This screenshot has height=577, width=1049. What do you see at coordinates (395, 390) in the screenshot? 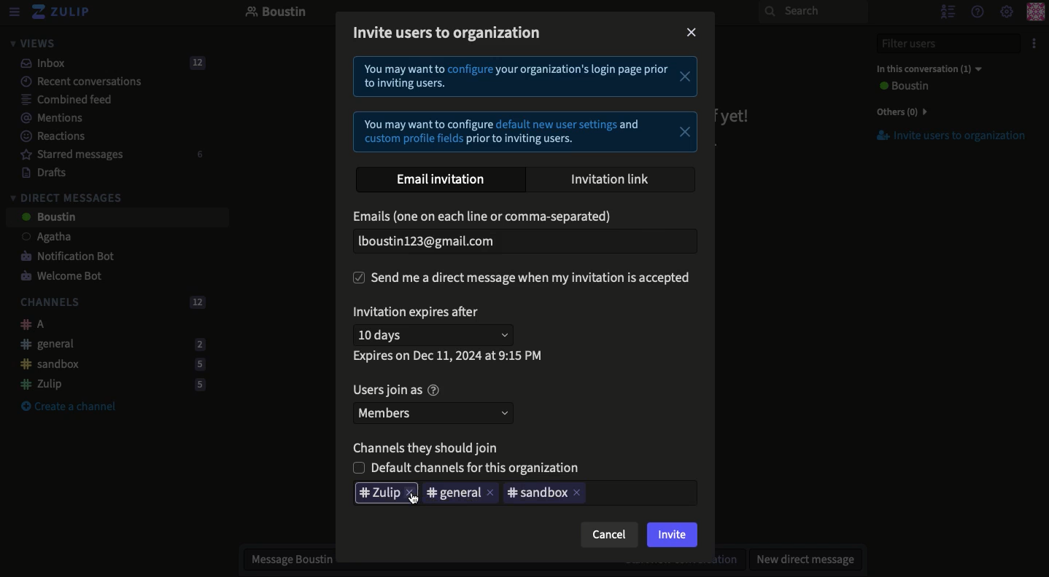
I see `Users join as` at bounding box center [395, 390].